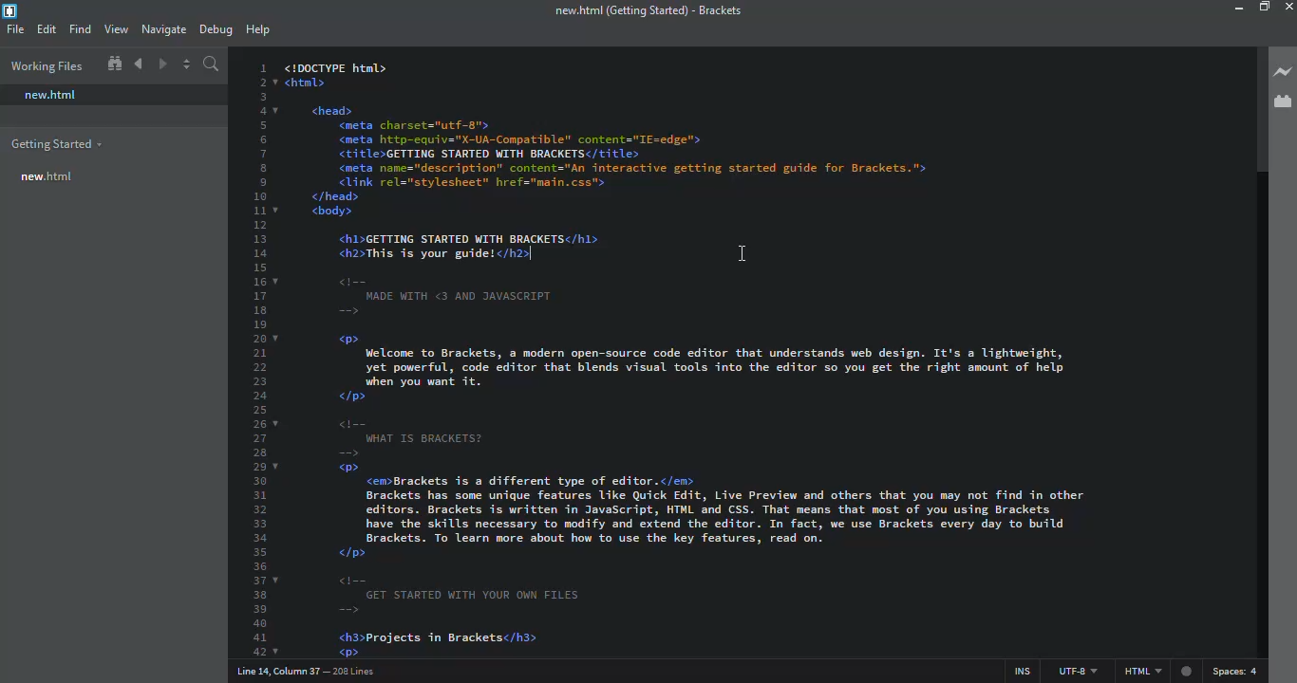  What do you see at coordinates (118, 28) in the screenshot?
I see `view` at bounding box center [118, 28].